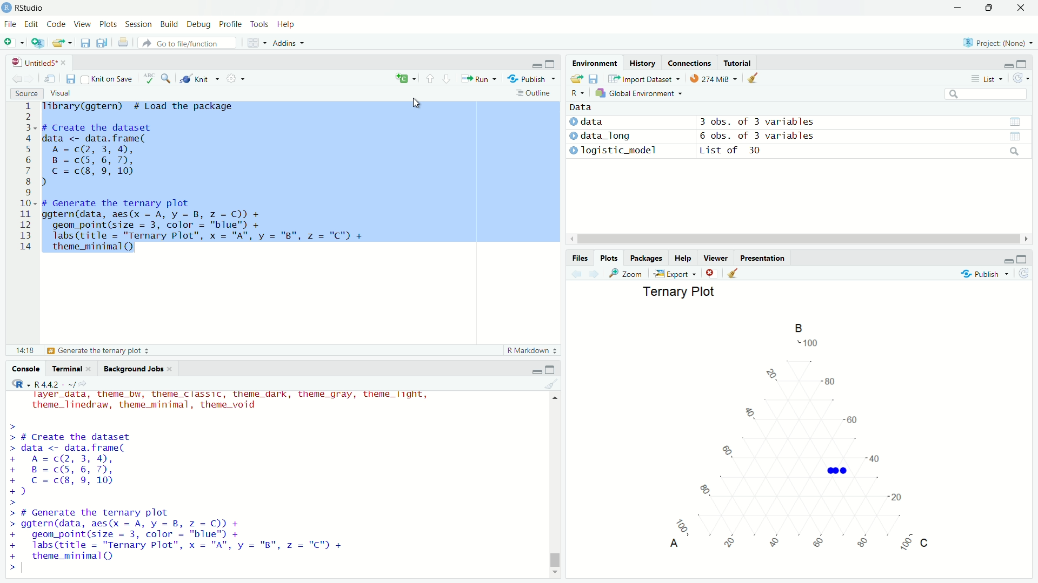 This screenshot has width=1038, height=583. What do you see at coordinates (213, 182) in the screenshot?
I see `library(ggtern) # Load the package
# Create the dataset
data <- data.frame(
A=c, 3,4,
B =c(5, 6, 7),
C =c(8, 9, 10)
)
I
# Generate the ternary plot
ggtern(data, aes(x = A, y = B, z = 0) +
geom_point(size = 3, color = "blue") +
labs(title = "Ternary Plot", x = "A", y = "8", z = "C") +
theme_minimal()` at bounding box center [213, 182].